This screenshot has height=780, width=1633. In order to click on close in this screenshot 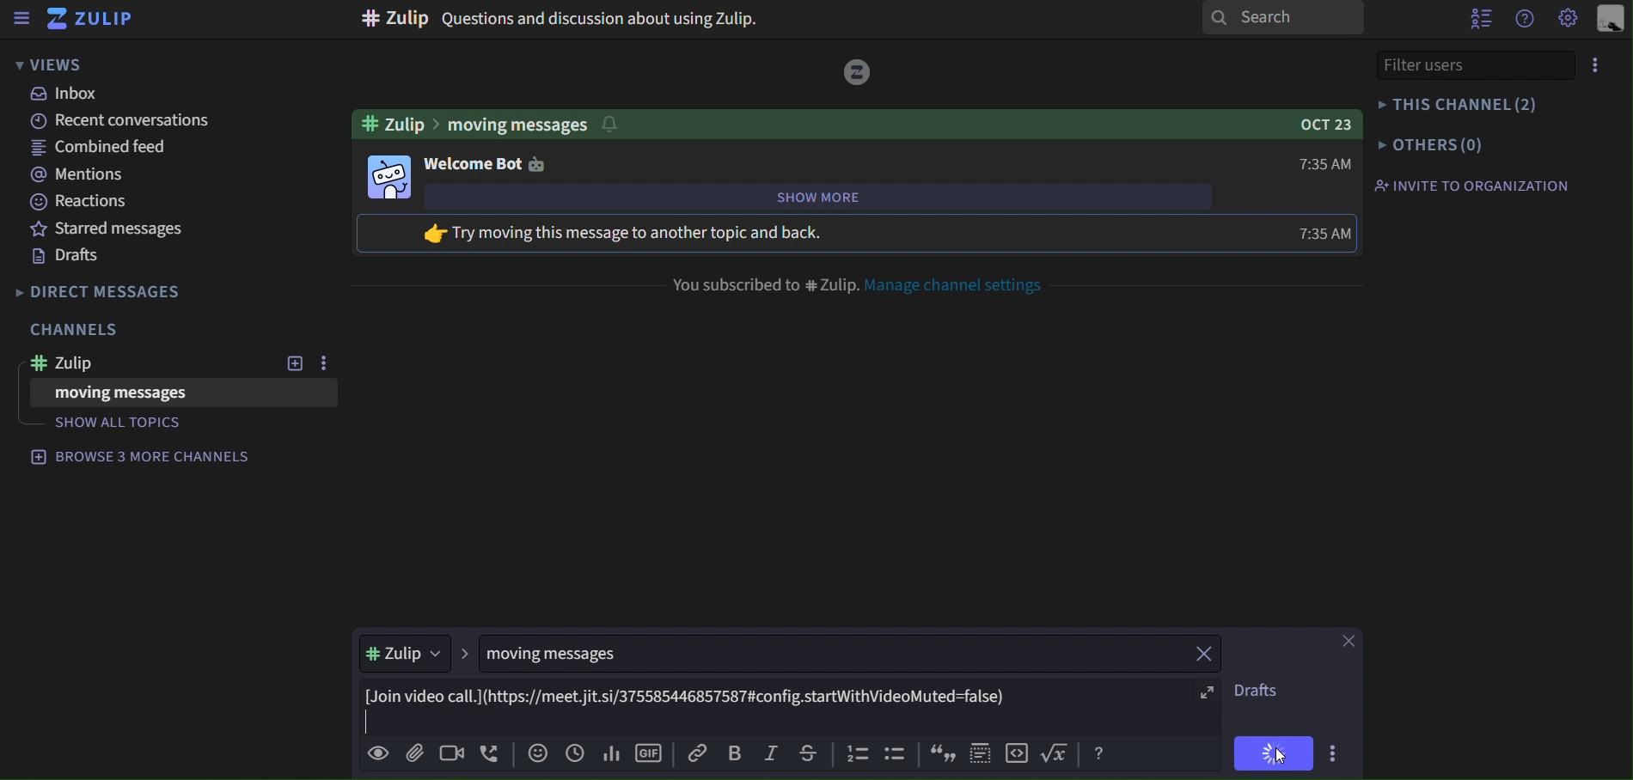, I will do `click(1205, 654)`.